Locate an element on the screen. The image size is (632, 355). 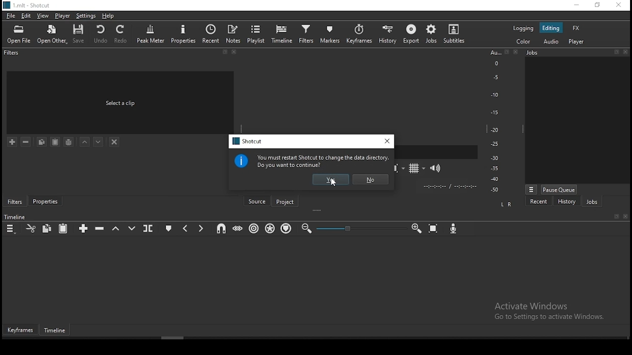
shotcut is located at coordinates (246, 141).